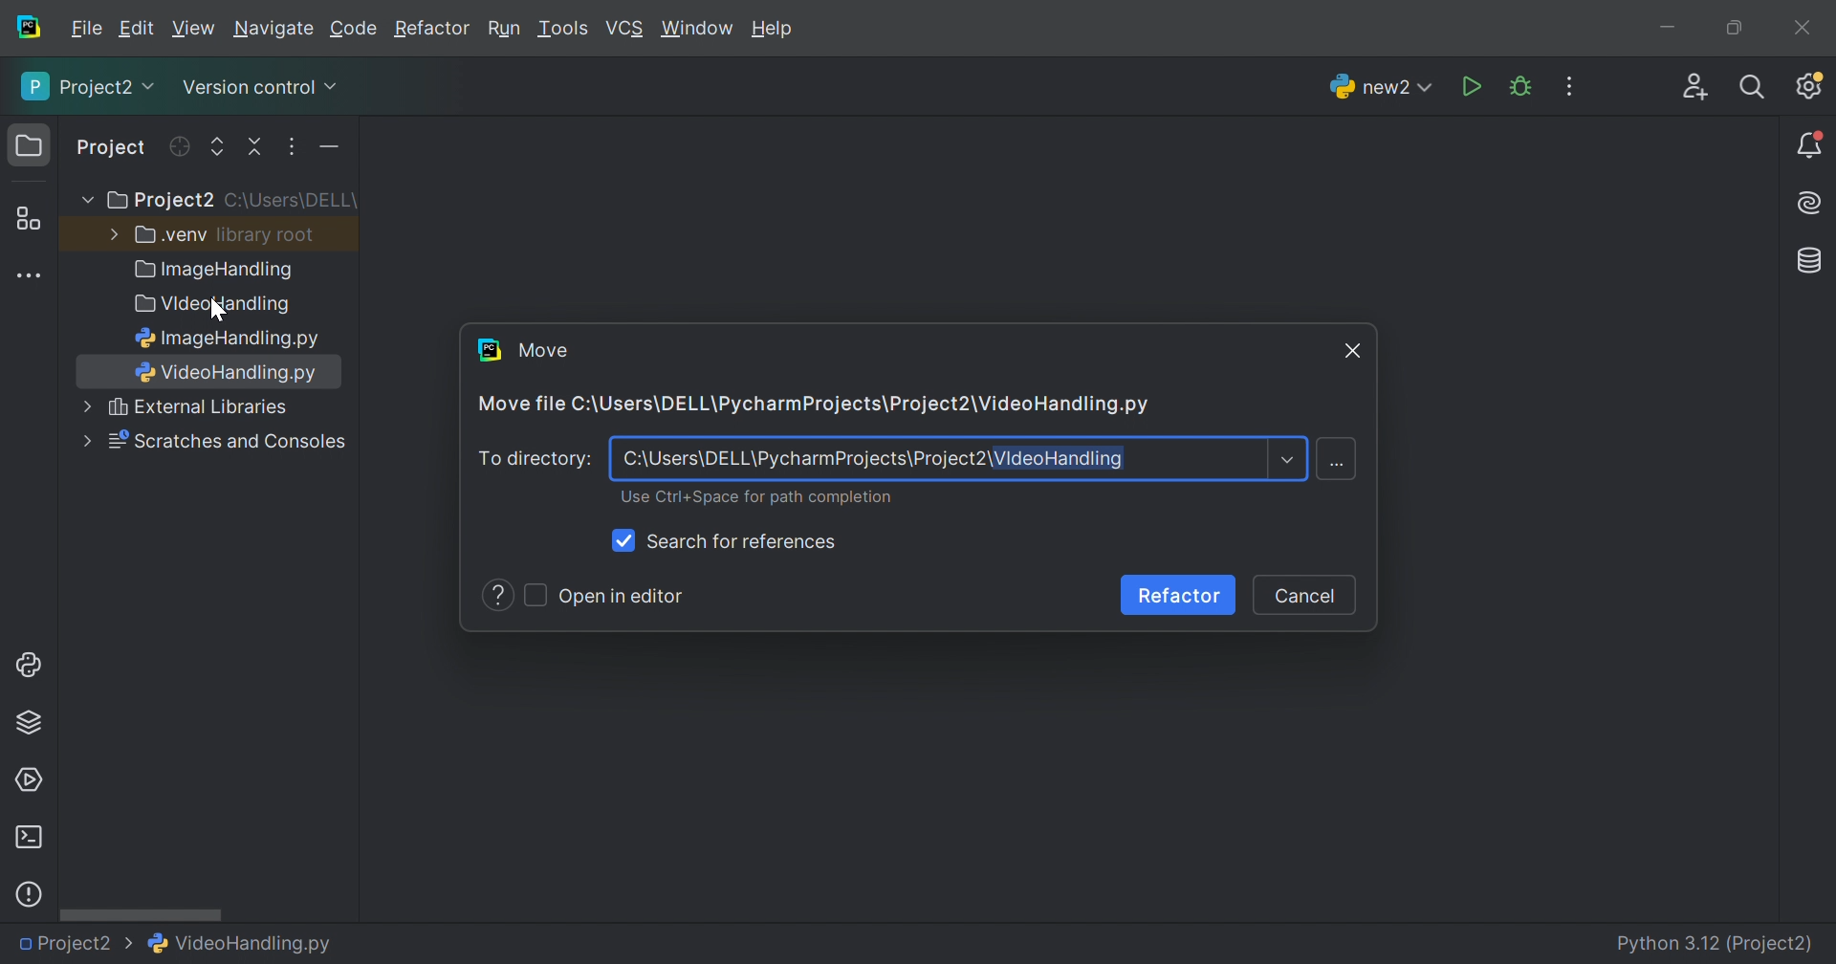  What do you see at coordinates (626, 540) in the screenshot?
I see `Checkbox` at bounding box center [626, 540].